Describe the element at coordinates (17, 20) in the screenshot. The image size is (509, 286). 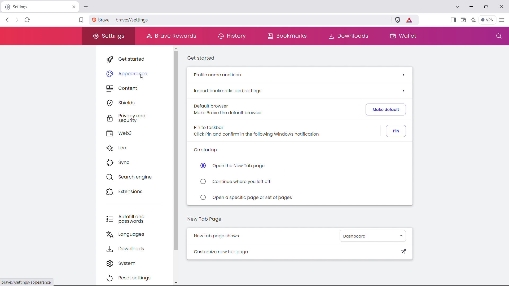
I see `click to go forward, hold to see history` at that location.